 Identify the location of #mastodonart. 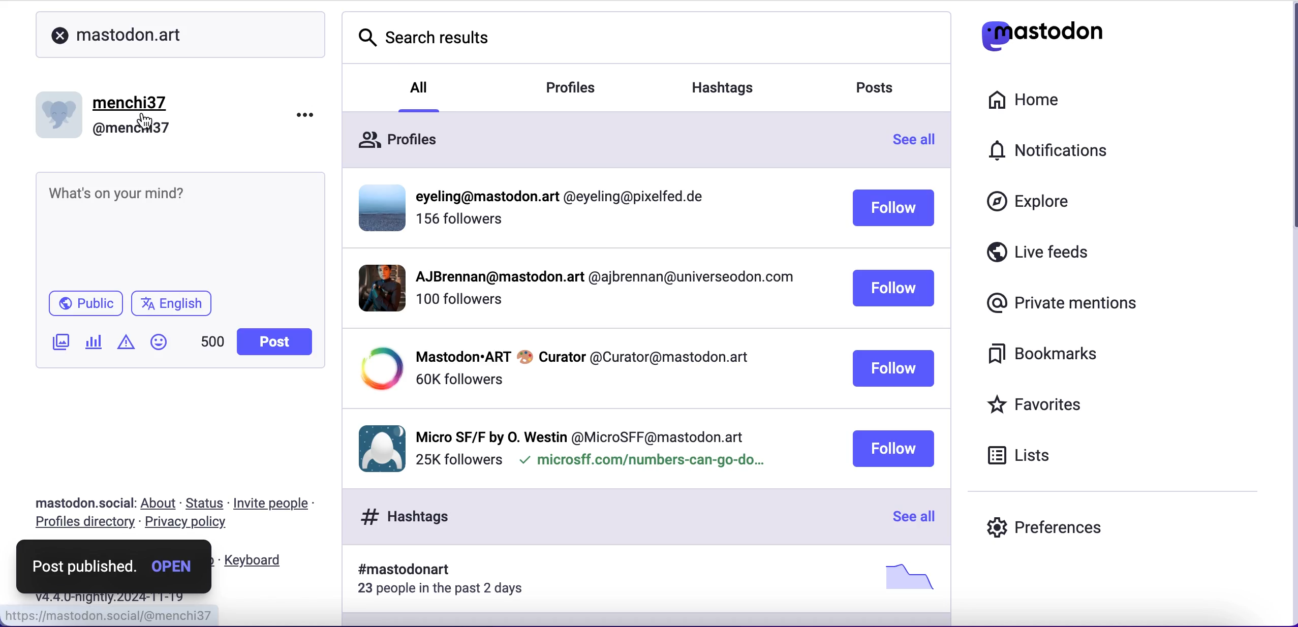
(403, 569).